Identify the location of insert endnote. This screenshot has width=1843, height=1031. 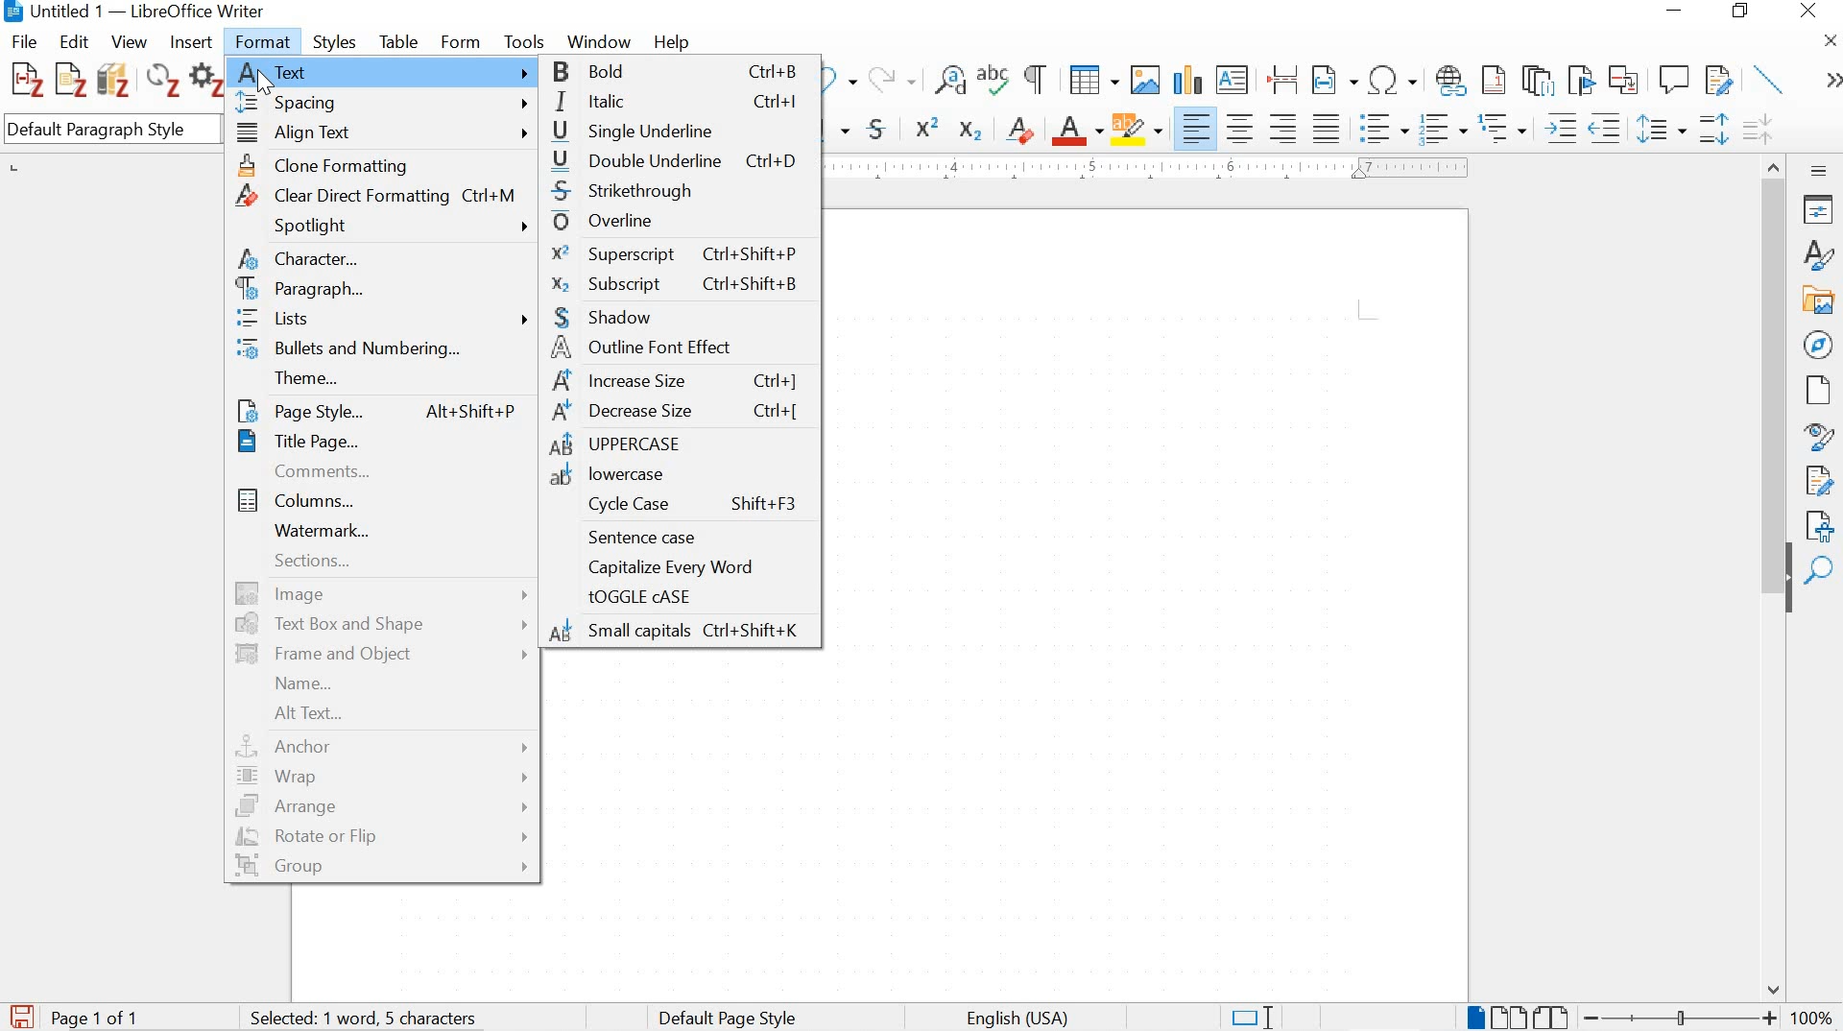
(1538, 81).